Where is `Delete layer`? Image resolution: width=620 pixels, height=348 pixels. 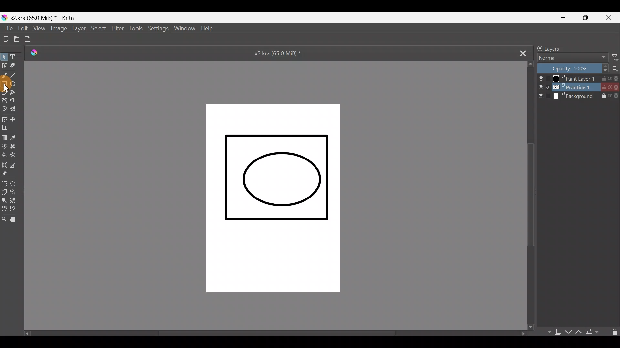
Delete layer is located at coordinates (612, 333).